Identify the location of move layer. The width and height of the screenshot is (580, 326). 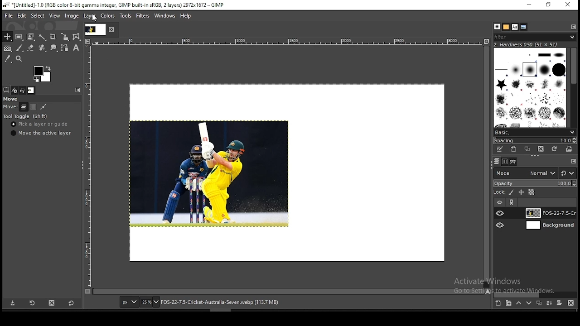
(24, 107).